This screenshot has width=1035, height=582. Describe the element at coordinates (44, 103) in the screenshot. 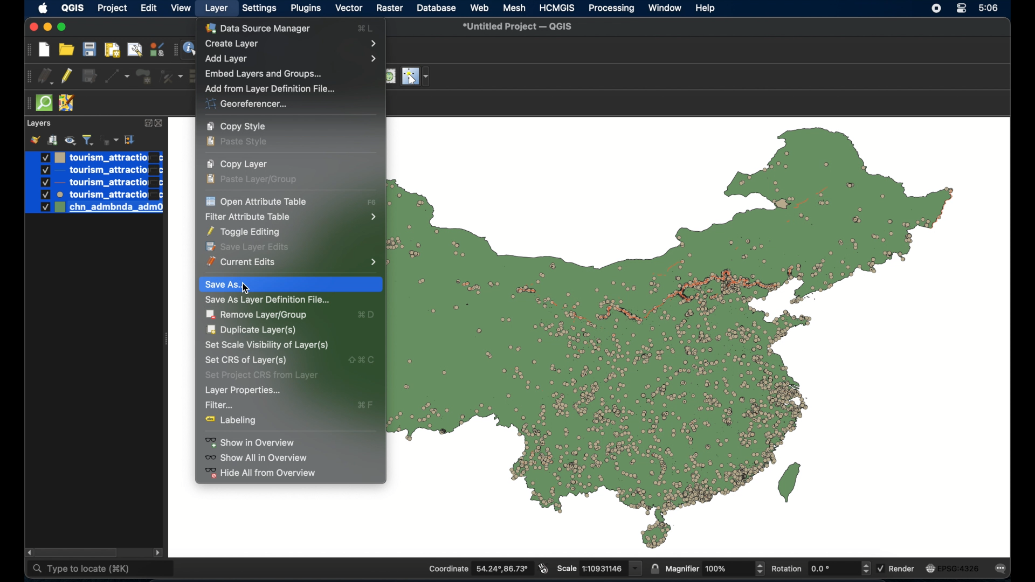

I see `quick osm` at that location.